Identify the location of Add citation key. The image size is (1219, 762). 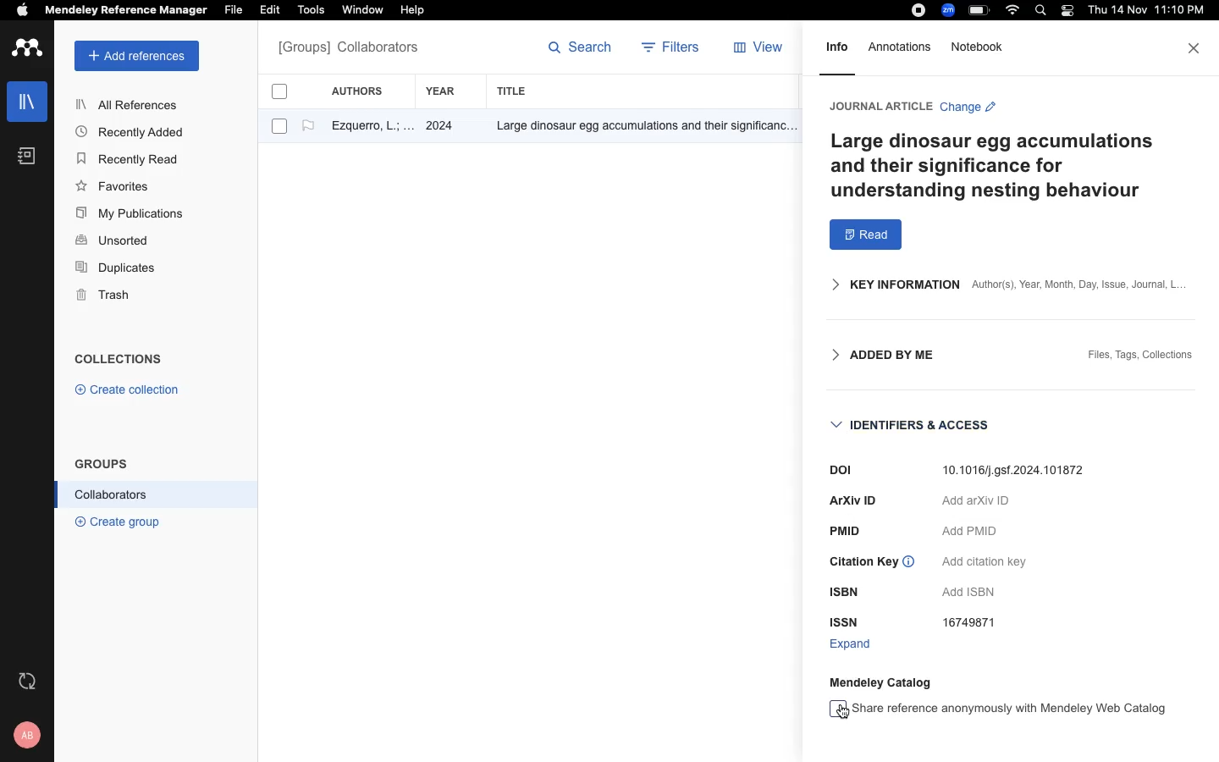
(984, 563).